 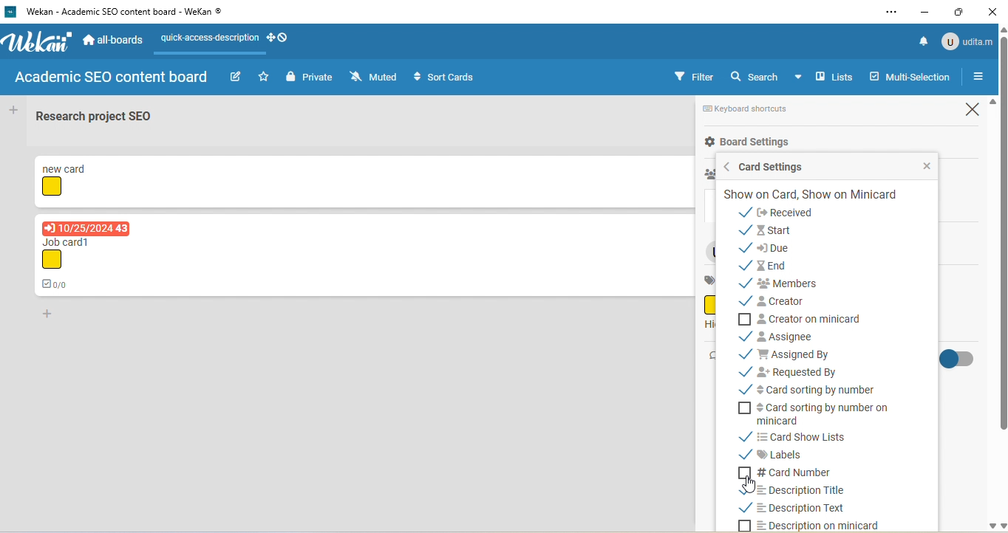 I want to click on ‘Wekan - Academic SEO content board - WeKan ©, so click(x=130, y=12).